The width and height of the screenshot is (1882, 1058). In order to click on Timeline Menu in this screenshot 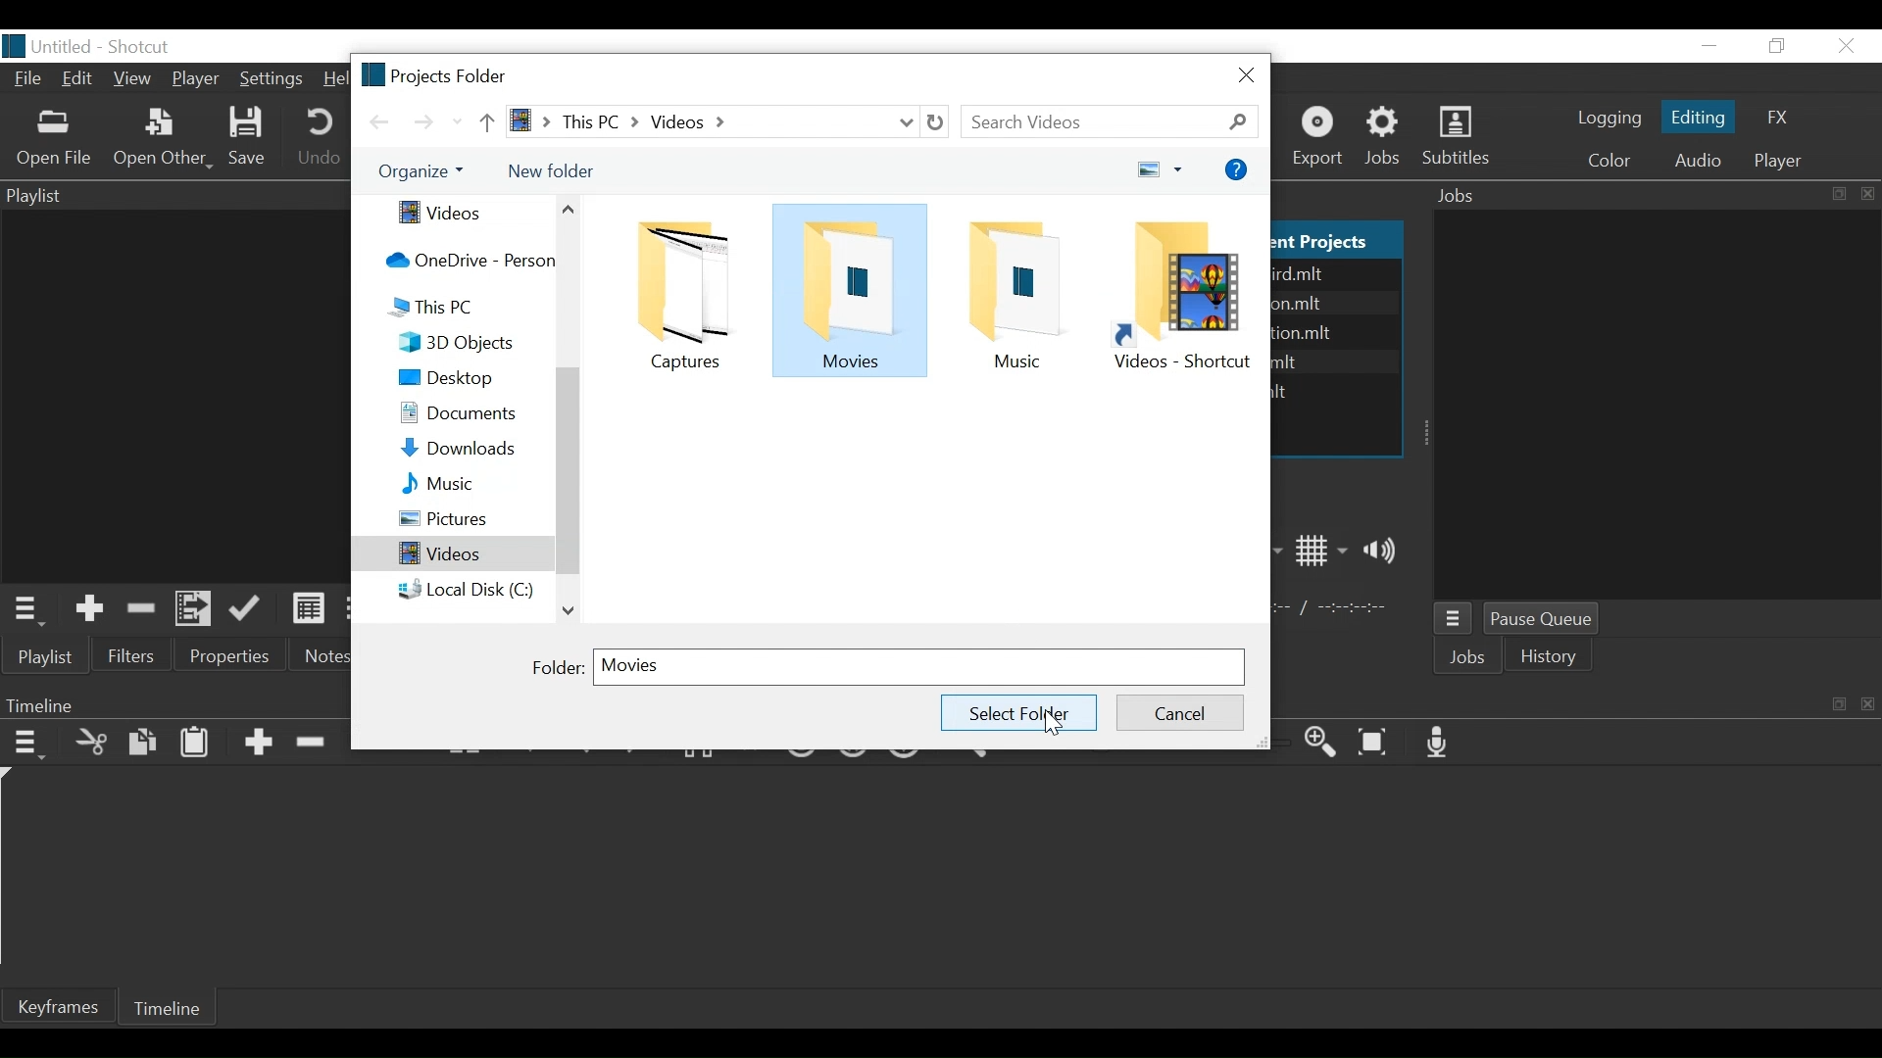, I will do `click(28, 742)`.